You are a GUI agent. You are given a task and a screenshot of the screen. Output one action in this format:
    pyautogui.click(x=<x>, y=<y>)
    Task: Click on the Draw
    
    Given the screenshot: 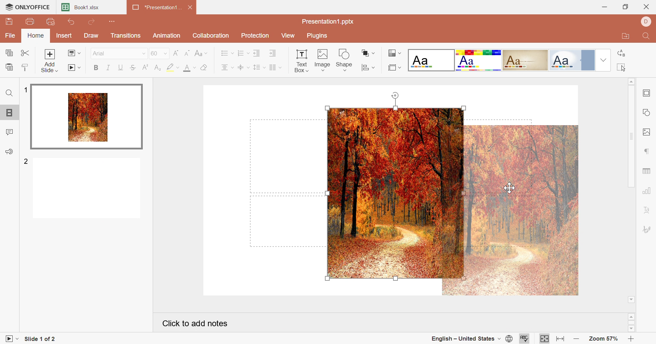 What is the action you would take?
    pyautogui.click(x=92, y=35)
    